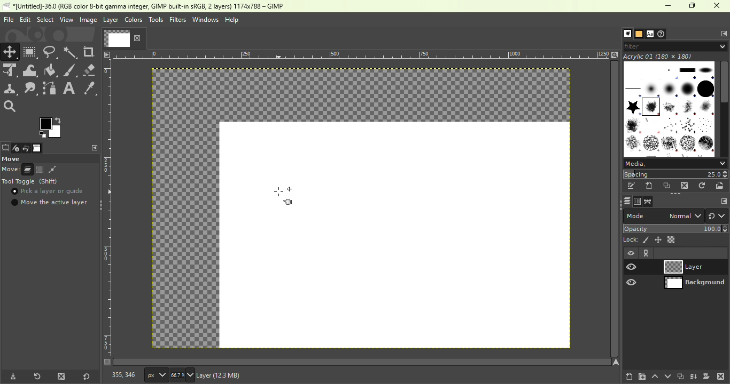  What do you see at coordinates (72, 52) in the screenshot?
I see `Fuzzy select tool` at bounding box center [72, 52].